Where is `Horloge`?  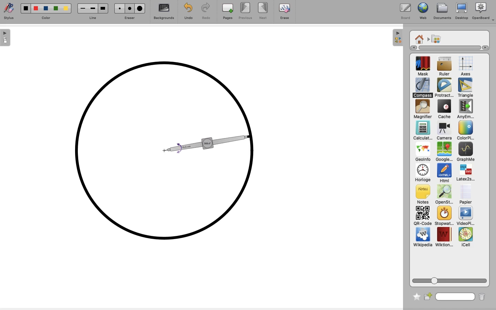 Horloge is located at coordinates (422, 173).